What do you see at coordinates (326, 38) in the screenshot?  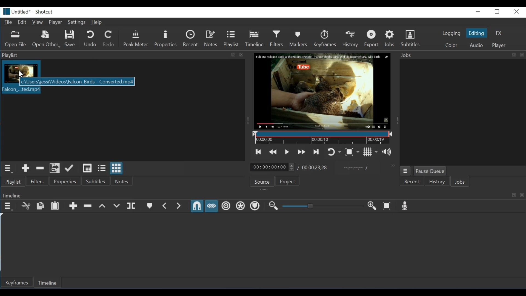 I see `Keyframes` at bounding box center [326, 38].